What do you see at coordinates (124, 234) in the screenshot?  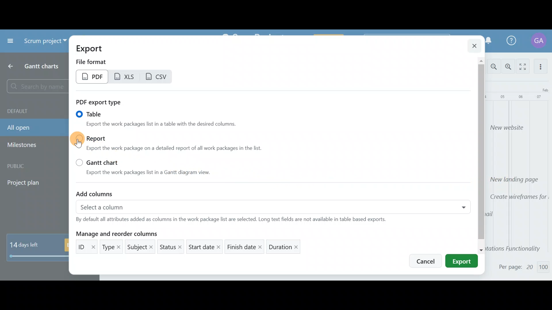 I see `Manage and reorder columns` at bounding box center [124, 234].